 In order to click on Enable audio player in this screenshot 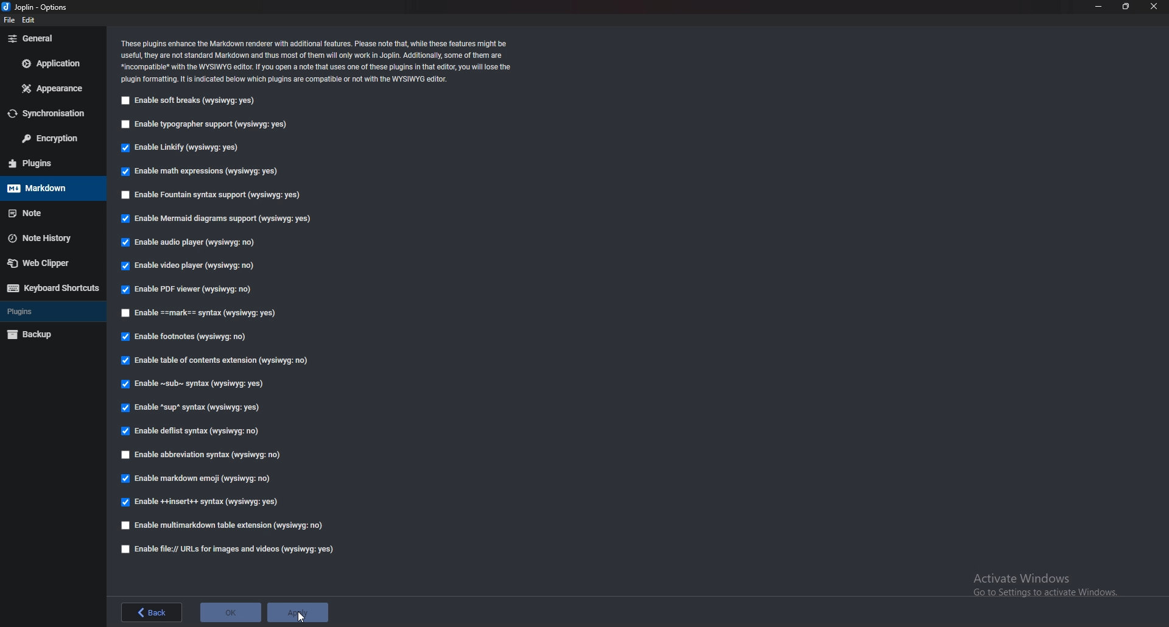, I will do `click(189, 243)`.